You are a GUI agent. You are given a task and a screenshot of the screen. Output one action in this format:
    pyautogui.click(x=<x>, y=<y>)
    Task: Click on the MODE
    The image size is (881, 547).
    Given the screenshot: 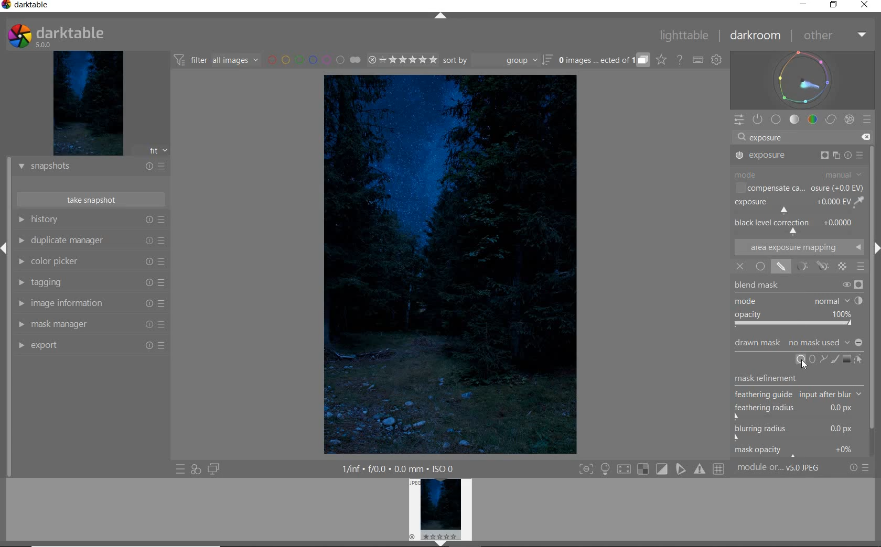 What is the action you would take?
    pyautogui.click(x=799, y=176)
    